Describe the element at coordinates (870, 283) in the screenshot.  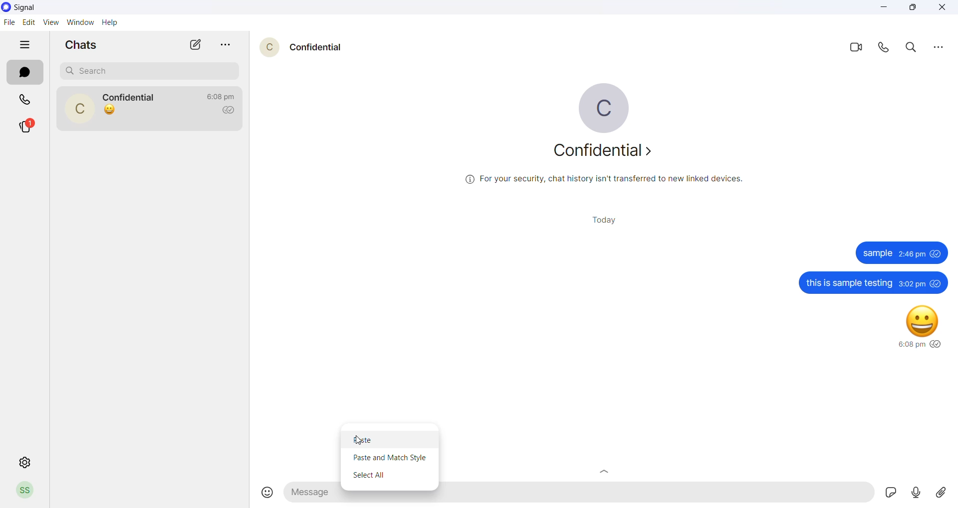
I see `this is sample testing` at that location.